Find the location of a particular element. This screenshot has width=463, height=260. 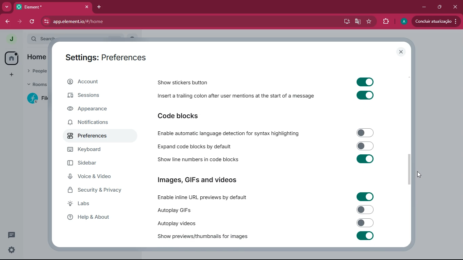

google translate is located at coordinates (357, 22).